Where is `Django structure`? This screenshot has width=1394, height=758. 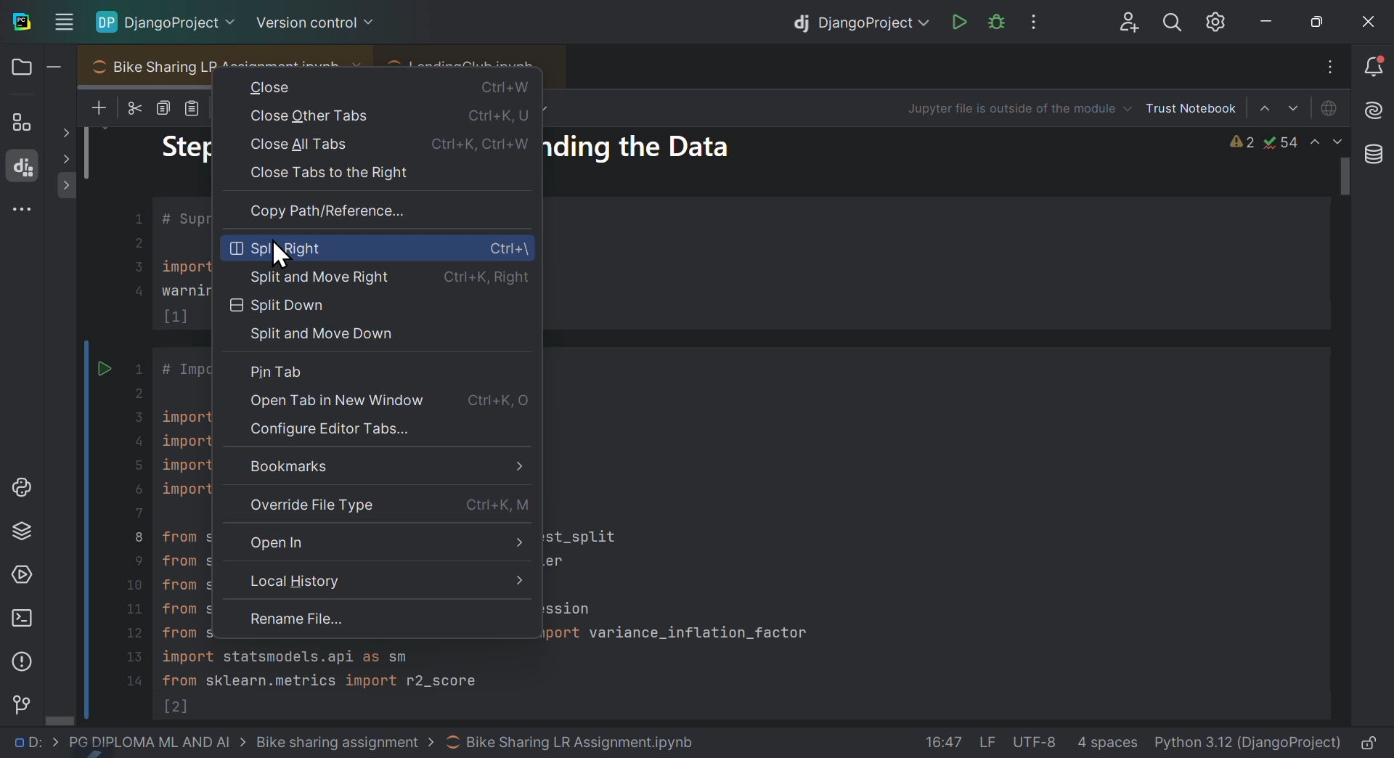 Django structure is located at coordinates (23, 167).